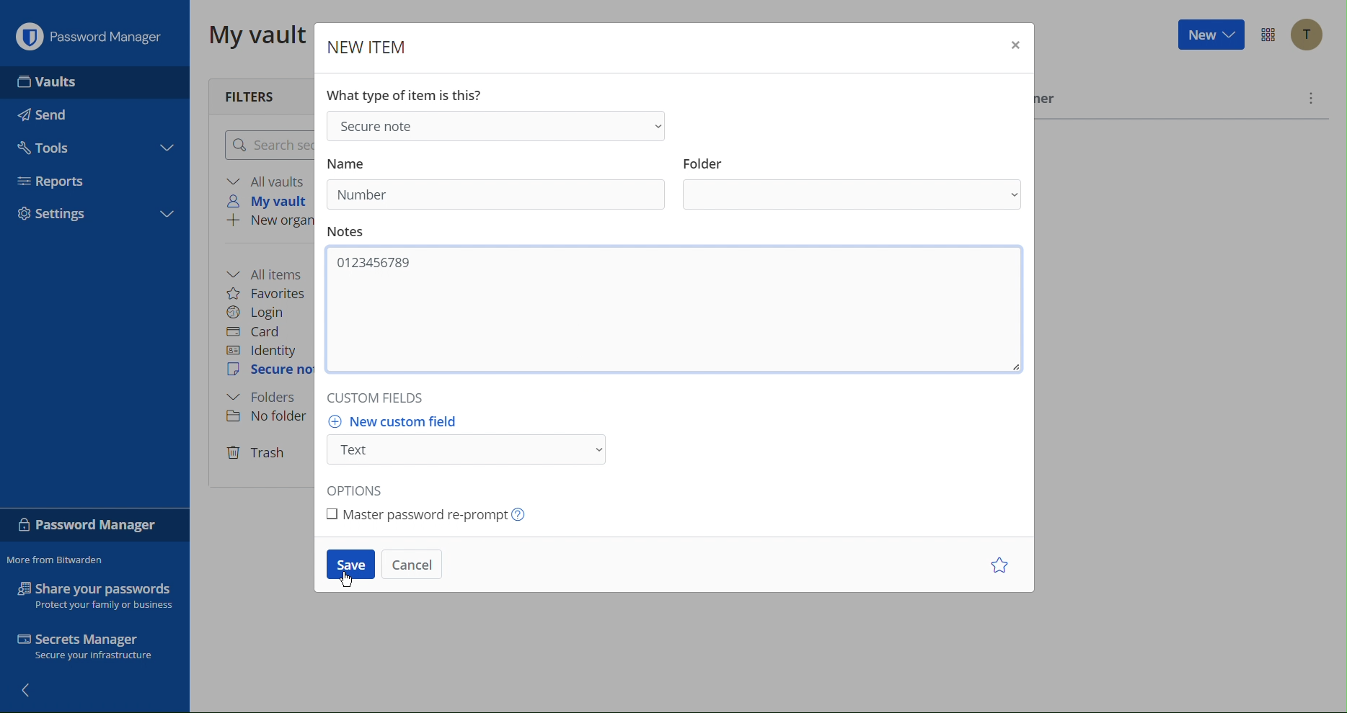 The image size is (1347, 713). I want to click on Favorites, so click(271, 292).